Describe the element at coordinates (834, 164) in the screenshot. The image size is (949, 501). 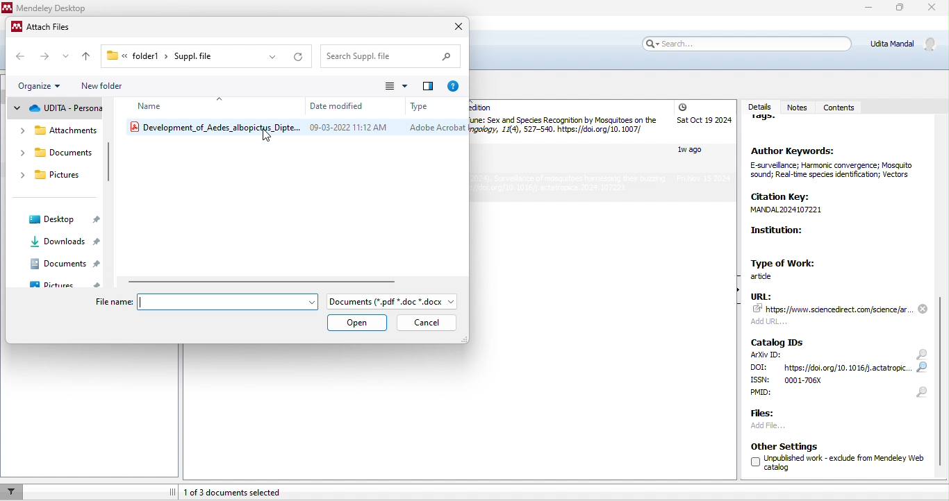
I see `Author Keywords:
Esurvellance; Harmonic convergence; Mosauto
Sound; Real-tme speces enticaton; Vectors` at that location.